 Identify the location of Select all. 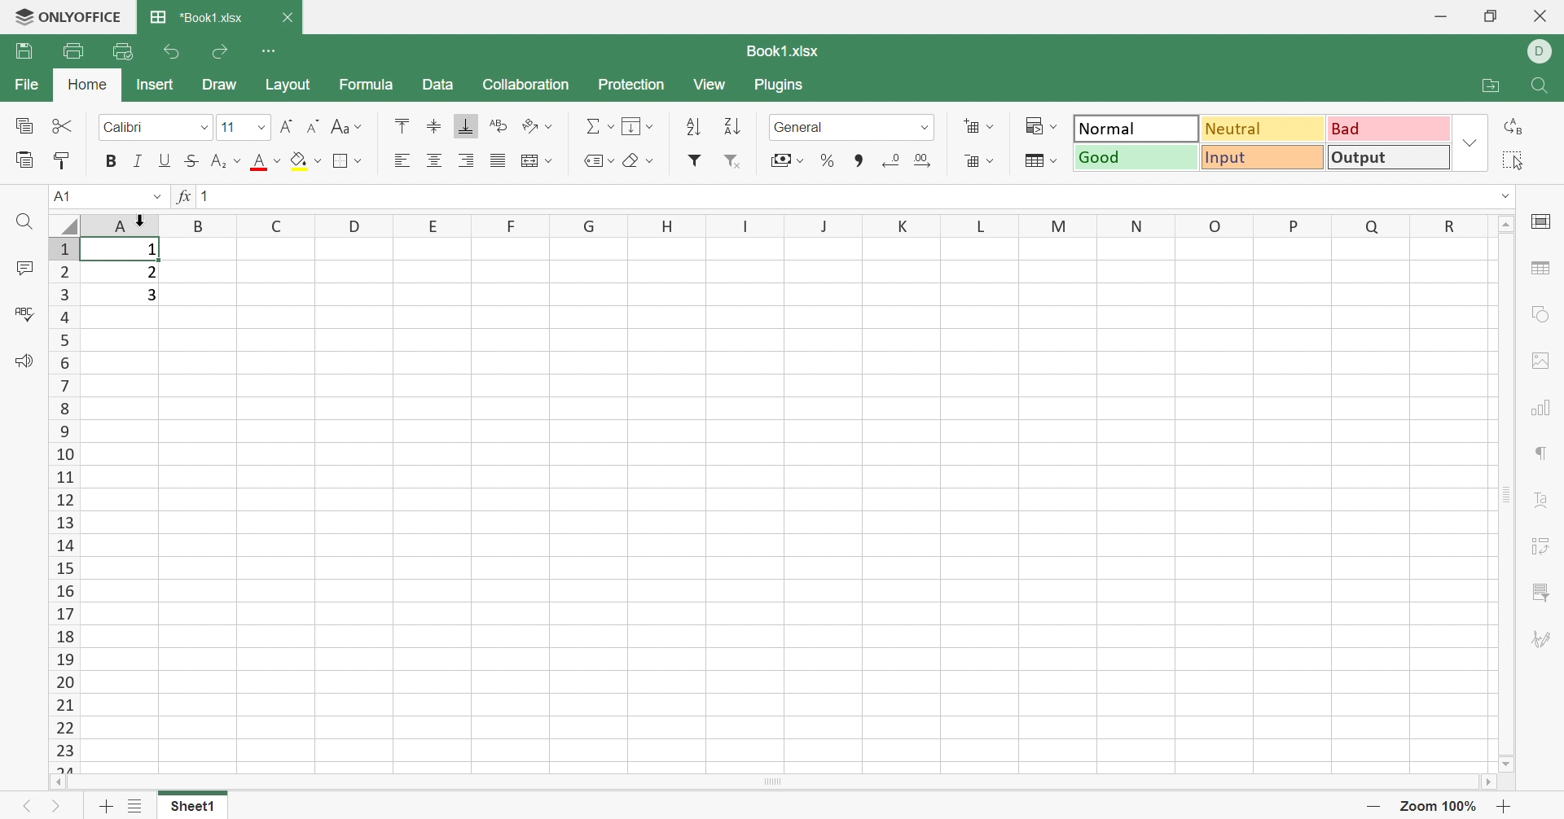
(1513, 160).